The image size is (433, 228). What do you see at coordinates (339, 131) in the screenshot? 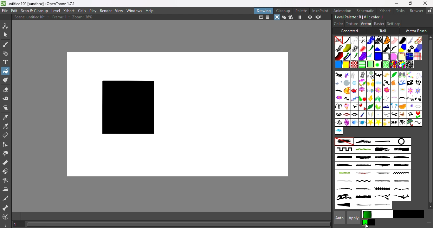
I see `Wave2` at bounding box center [339, 131].